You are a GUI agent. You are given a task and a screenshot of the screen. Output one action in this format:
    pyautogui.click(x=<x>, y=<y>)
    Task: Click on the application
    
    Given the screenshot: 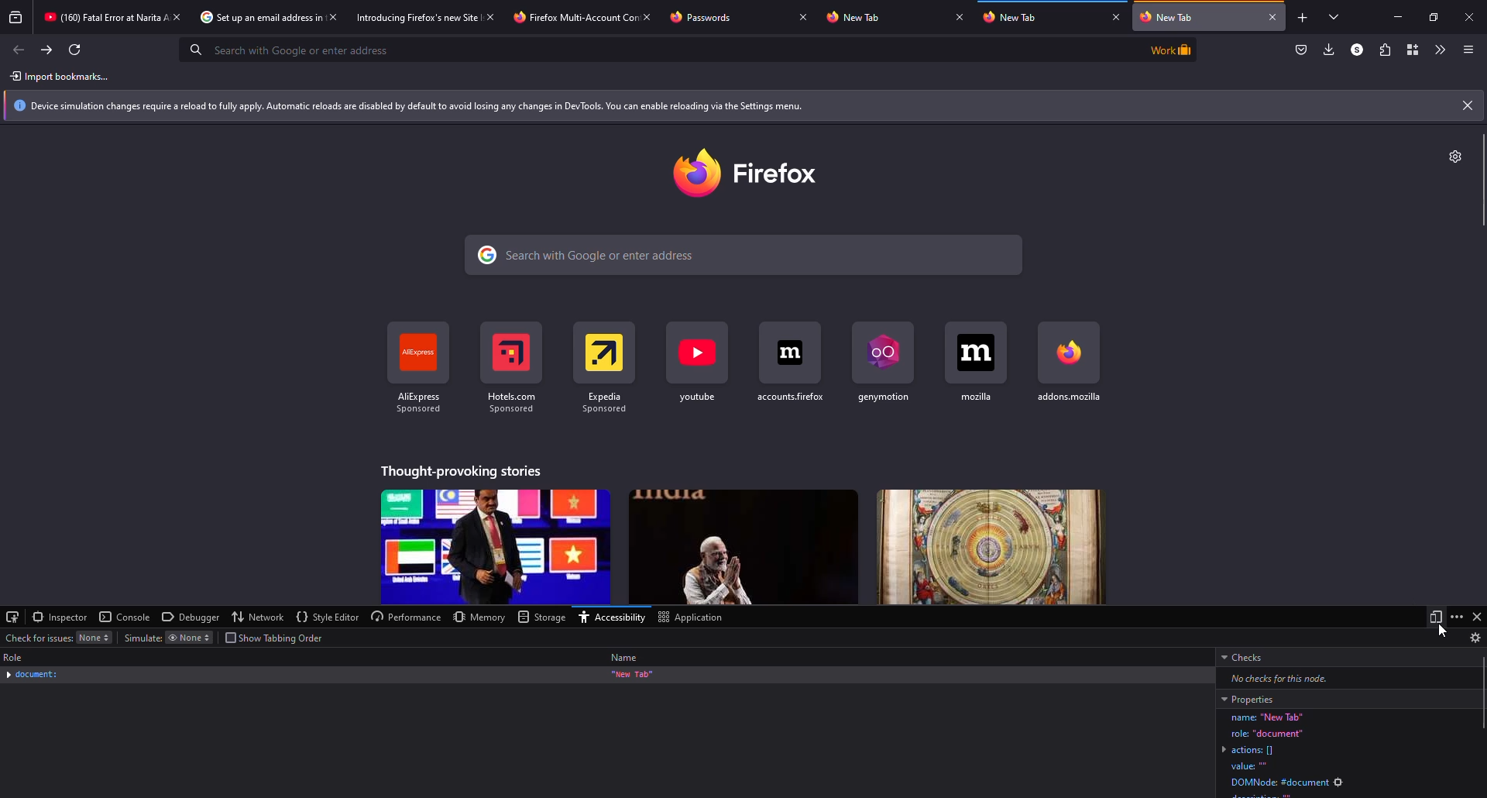 What is the action you would take?
    pyautogui.click(x=689, y=618)
    